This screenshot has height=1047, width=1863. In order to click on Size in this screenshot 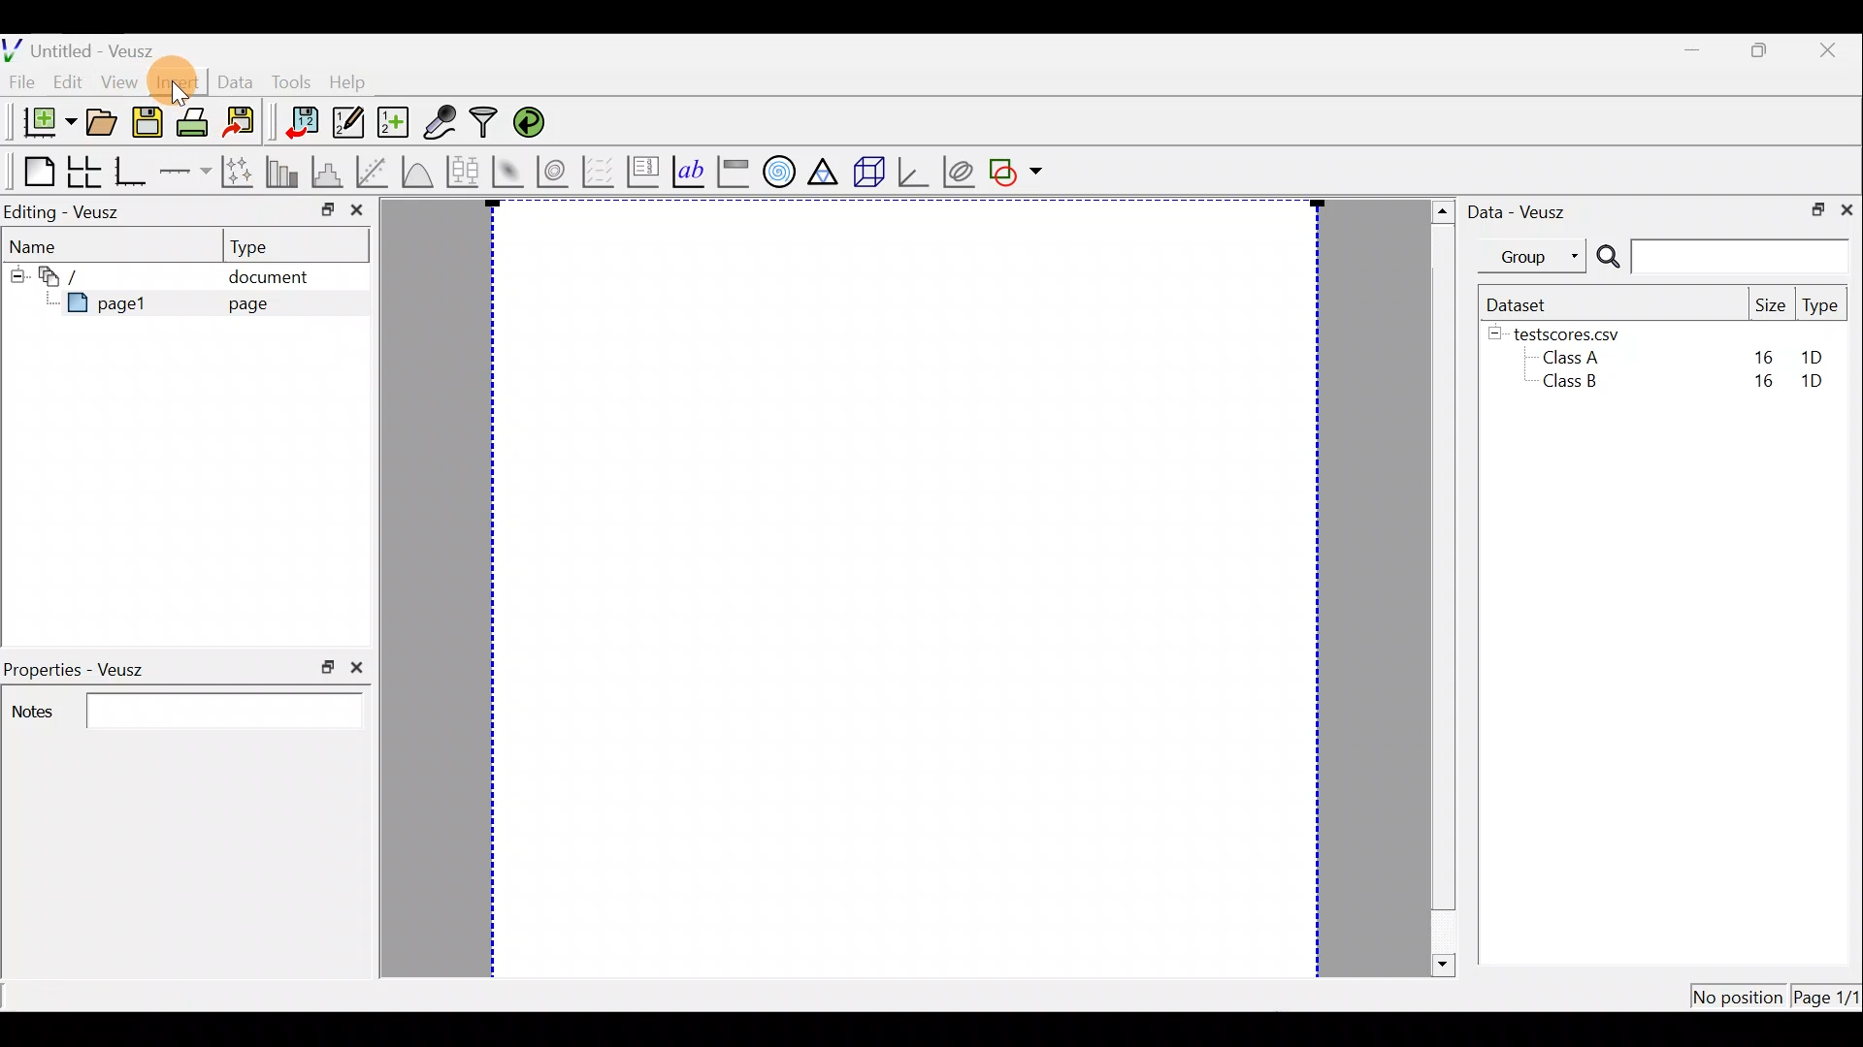, I will do `click(1771, 304)`.